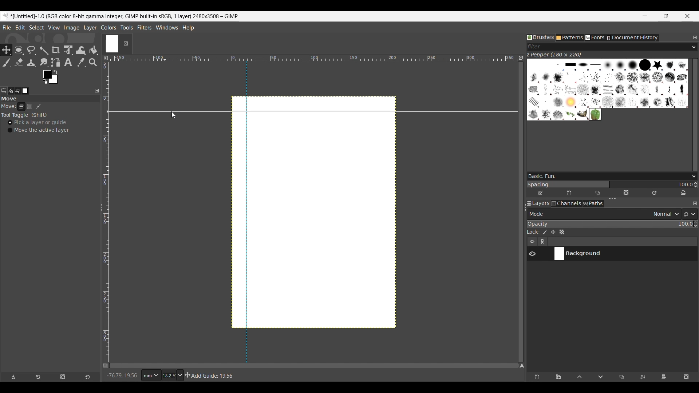  Describe the element at coordinates (7, 28) in the screenshot. I see `File menu` at that location.